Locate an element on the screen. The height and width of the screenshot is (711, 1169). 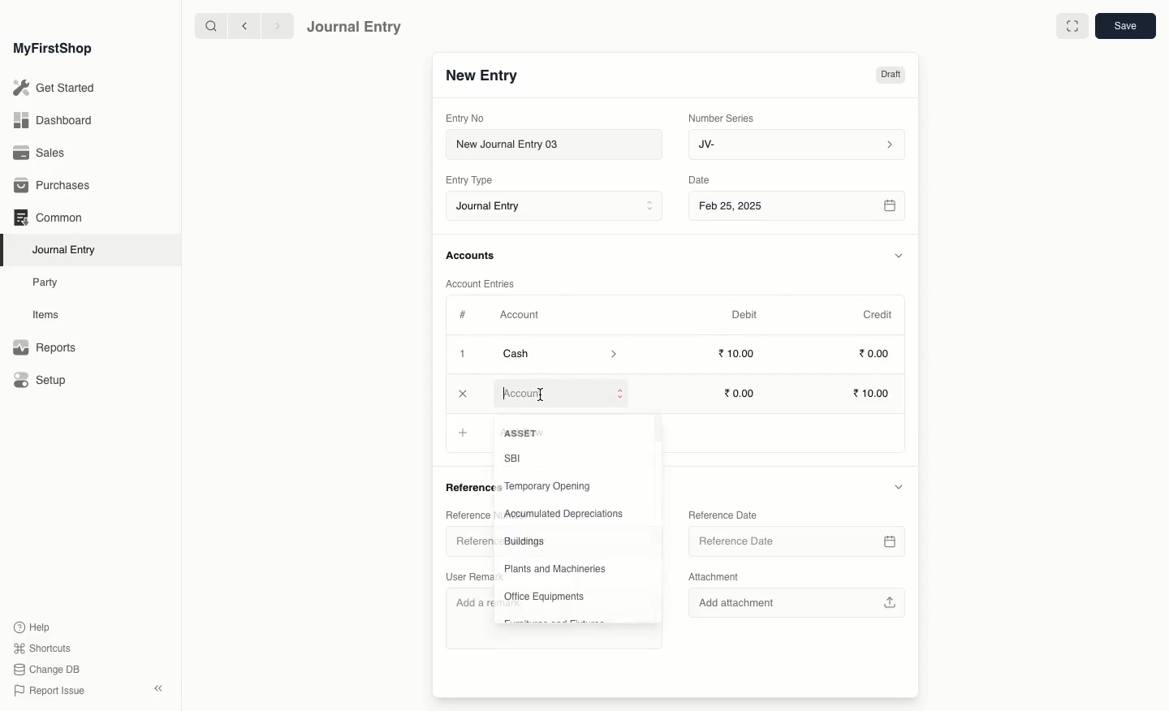
Items is located at coordinates (50, 315).